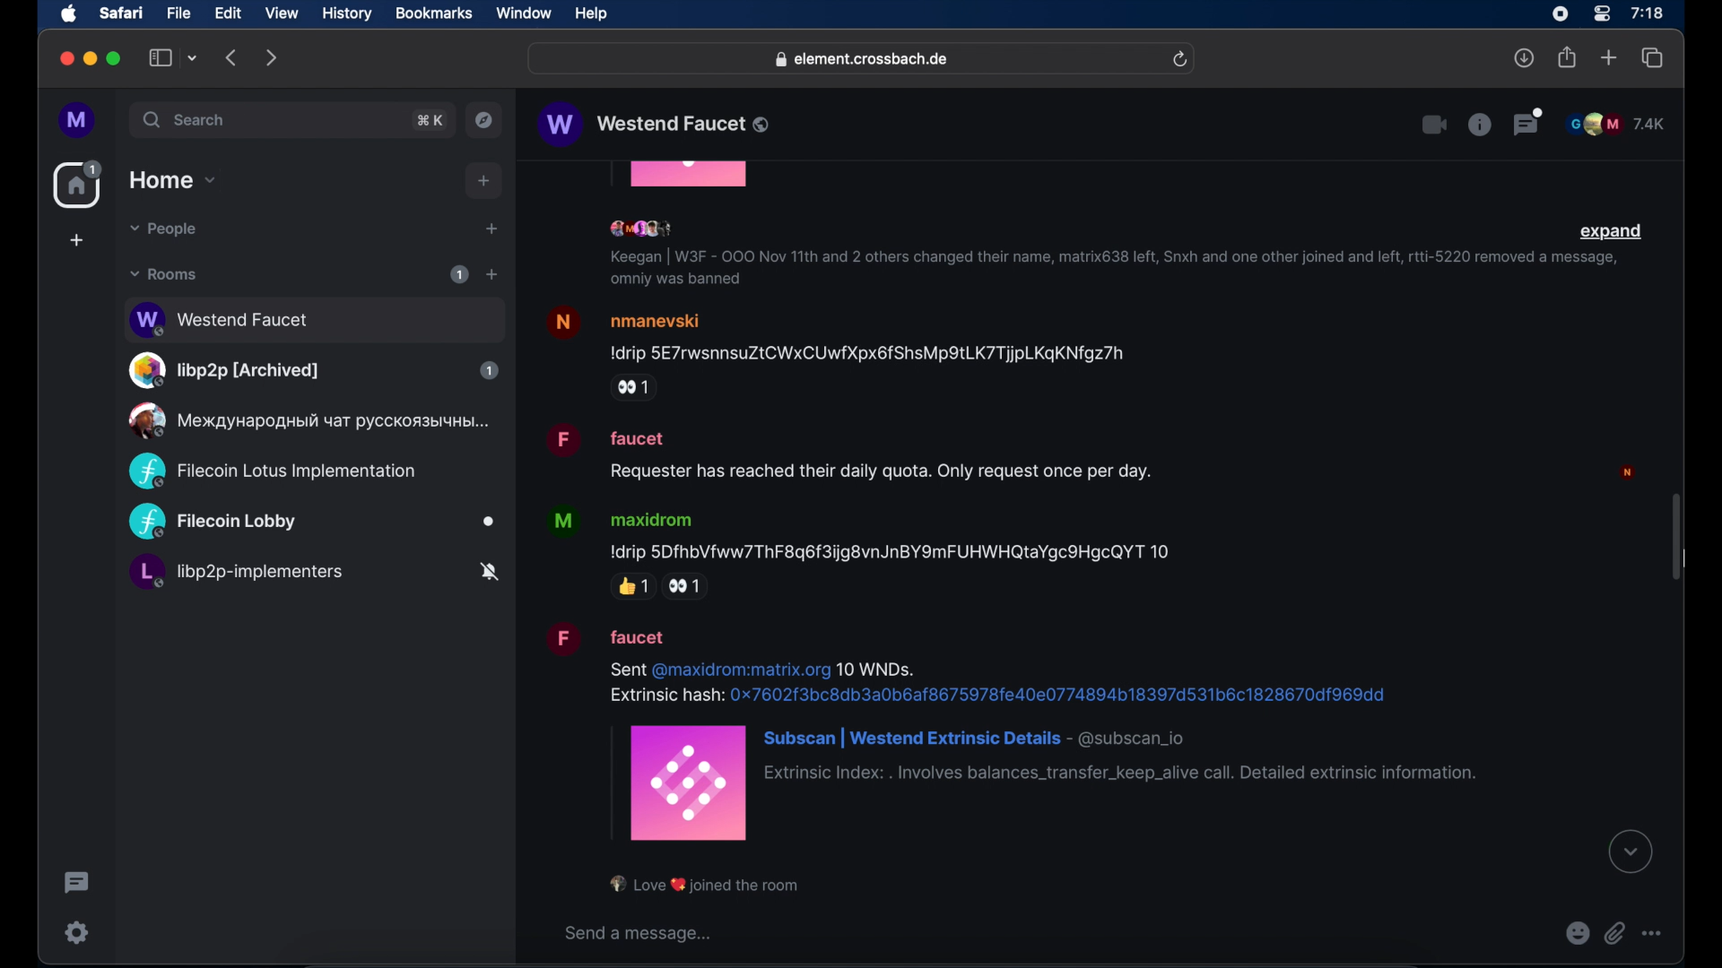 The width and height of the screenshot is (1722, 968). What do you see at coordinates (1631, 852) in the screenshot?
I see `see latest message` at bounding box center [1631, 852].